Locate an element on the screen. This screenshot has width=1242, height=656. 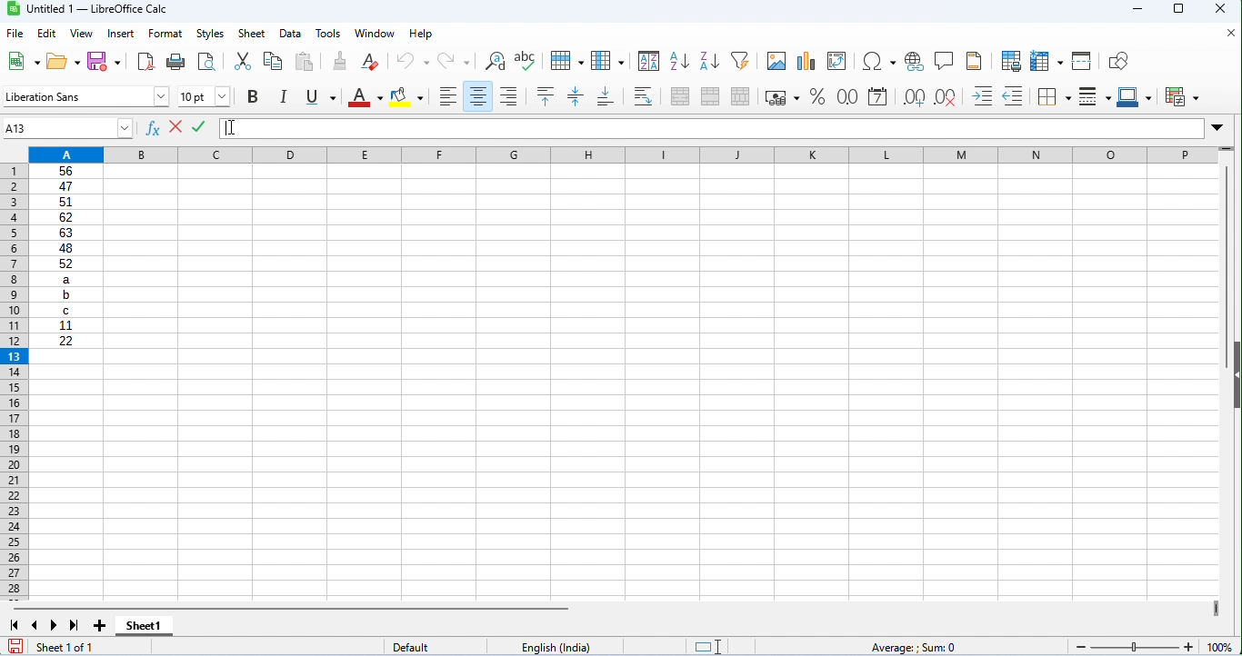
62 is located at coordinates (65, 217).